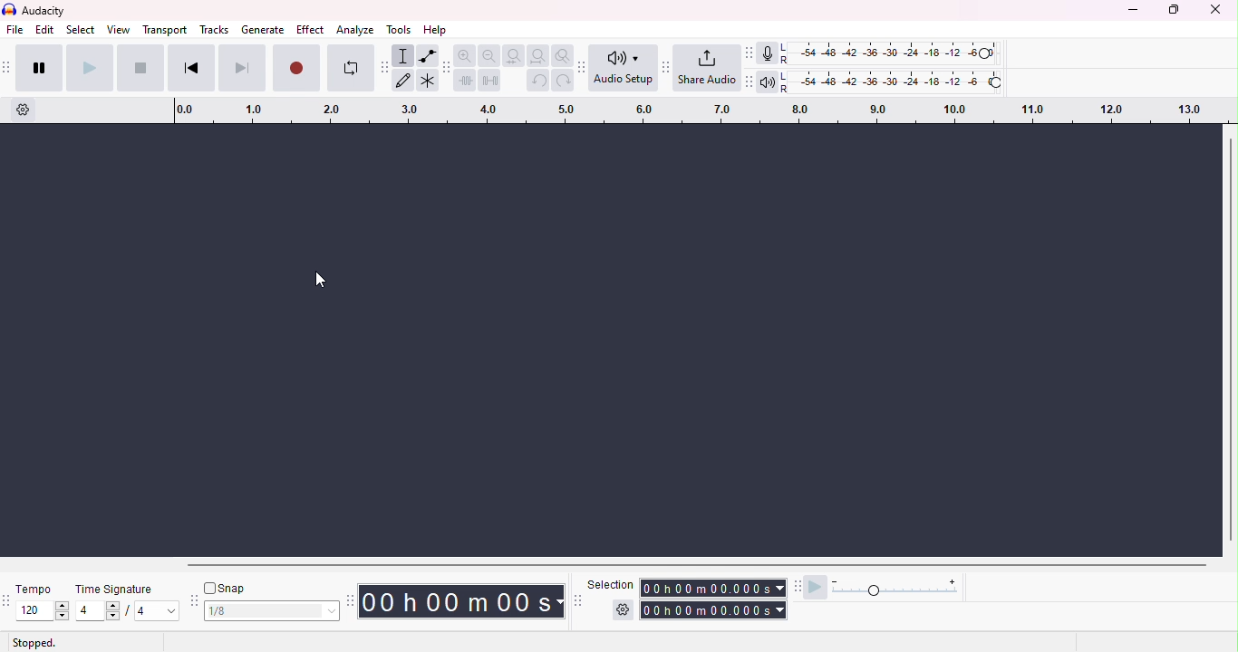 The height and width of the screenshot is (652, 1238). Describe the element at coordinates (405, 55) in the screenshot. I see `selection` at that location.